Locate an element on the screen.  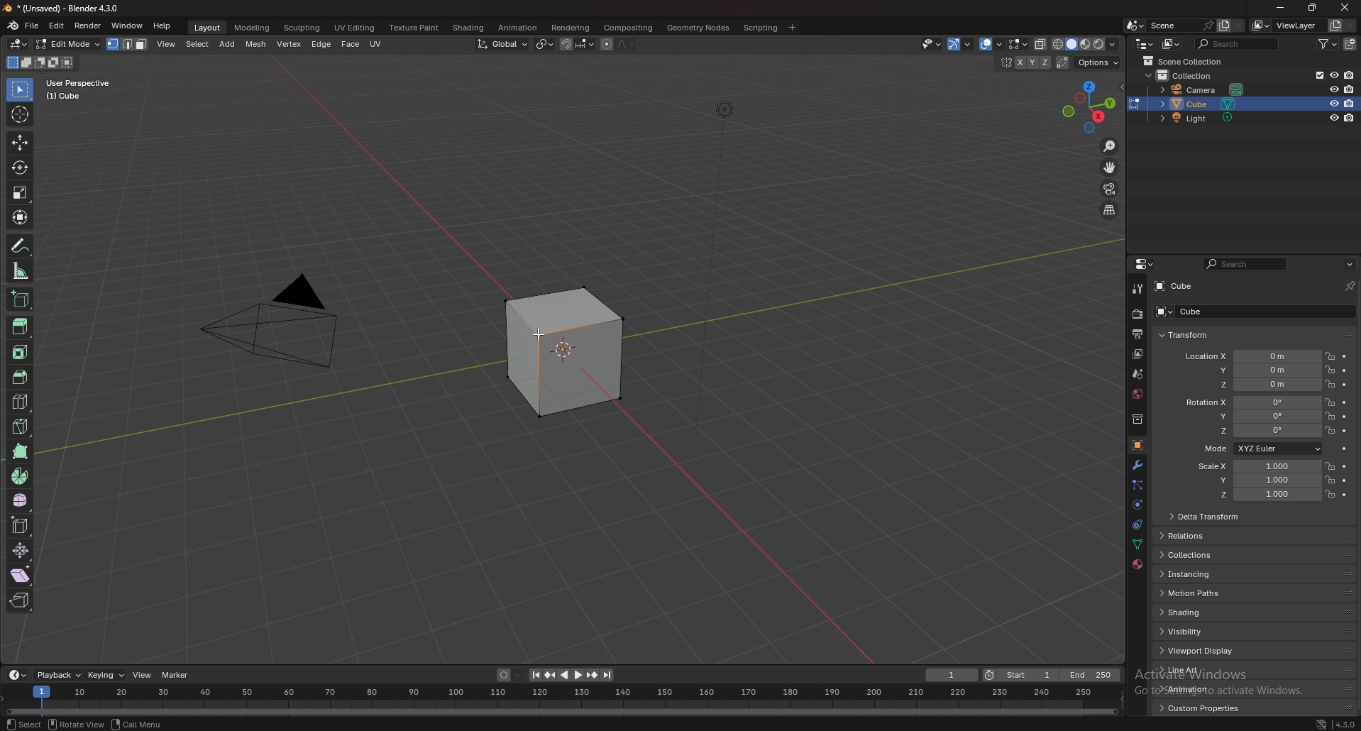
select is located at coordinates (23, 90).